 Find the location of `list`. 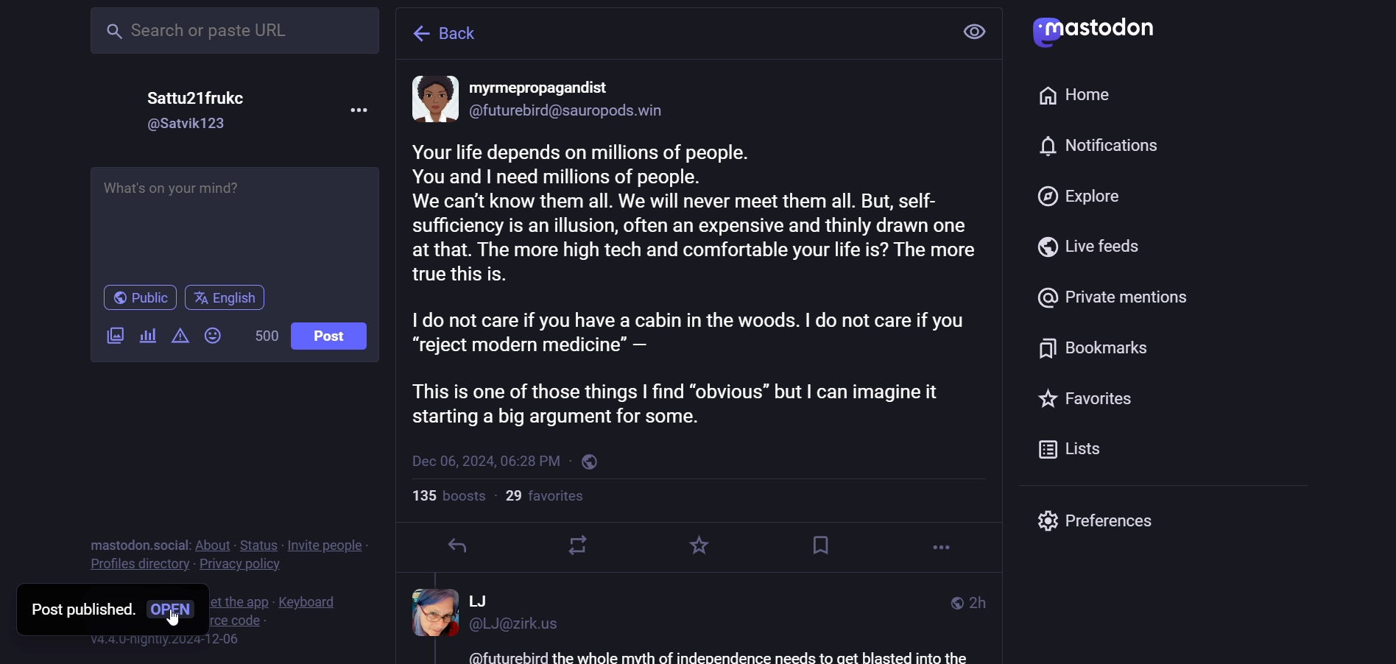

list is located at coordinates (1075, 449).